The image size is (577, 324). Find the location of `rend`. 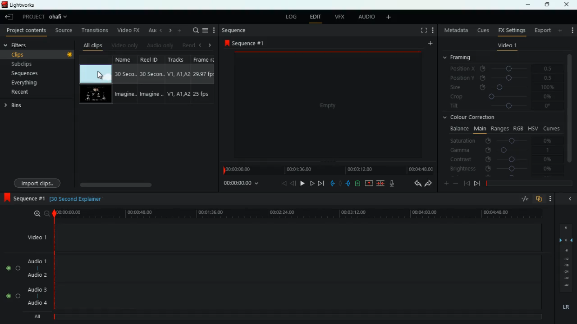

rend is located at coordinates (188, 45).